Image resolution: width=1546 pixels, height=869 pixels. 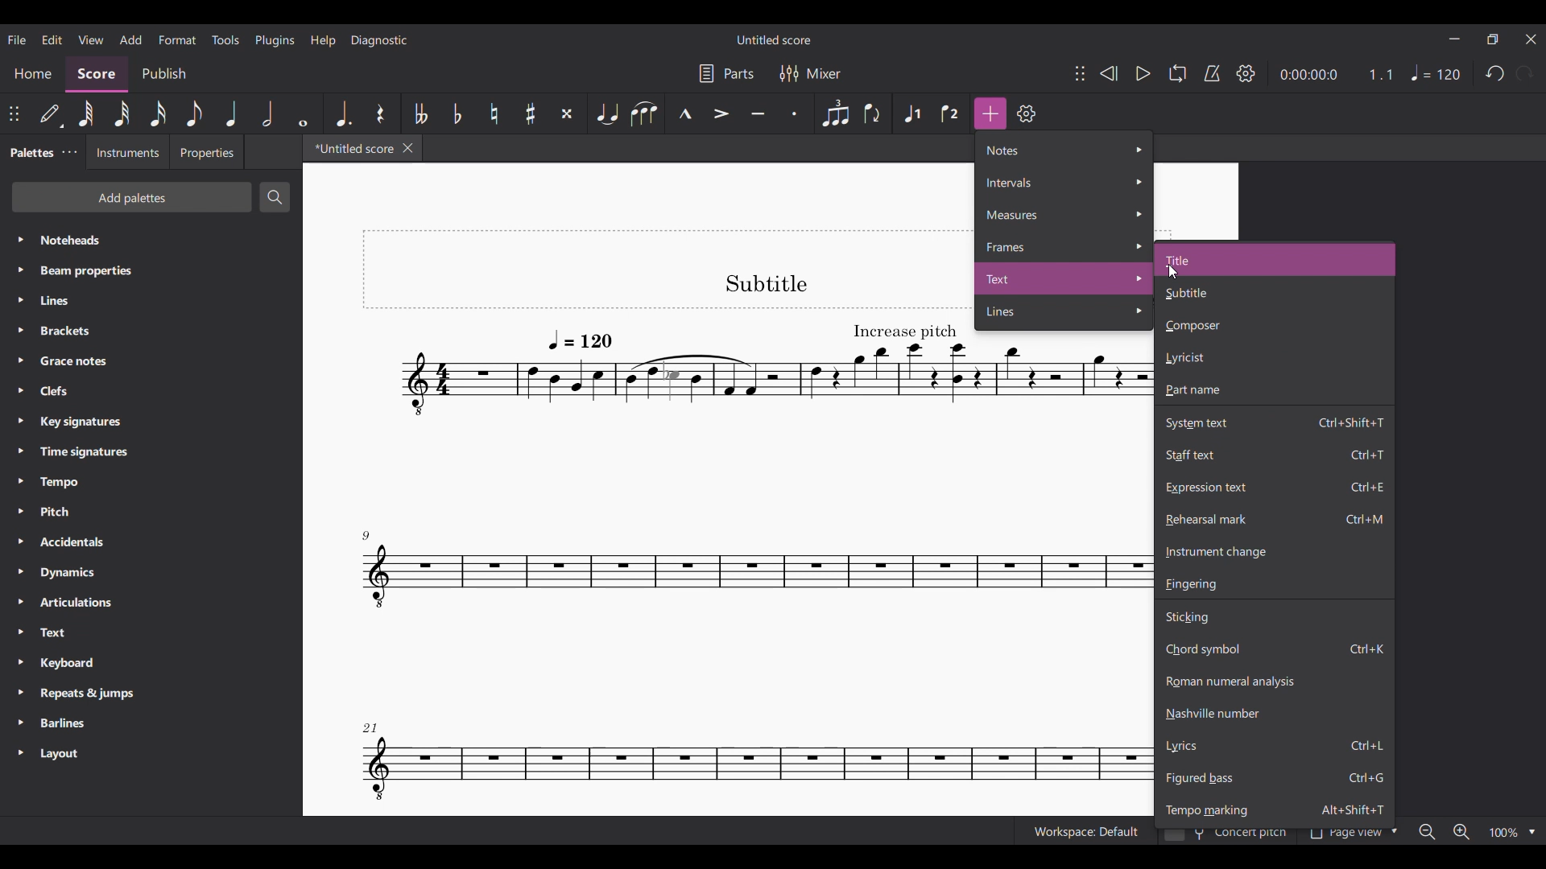 What do you see at coordinates (1064, 150) in the screenshot?
I see `Notes options` at bounding box center [1064, 150].